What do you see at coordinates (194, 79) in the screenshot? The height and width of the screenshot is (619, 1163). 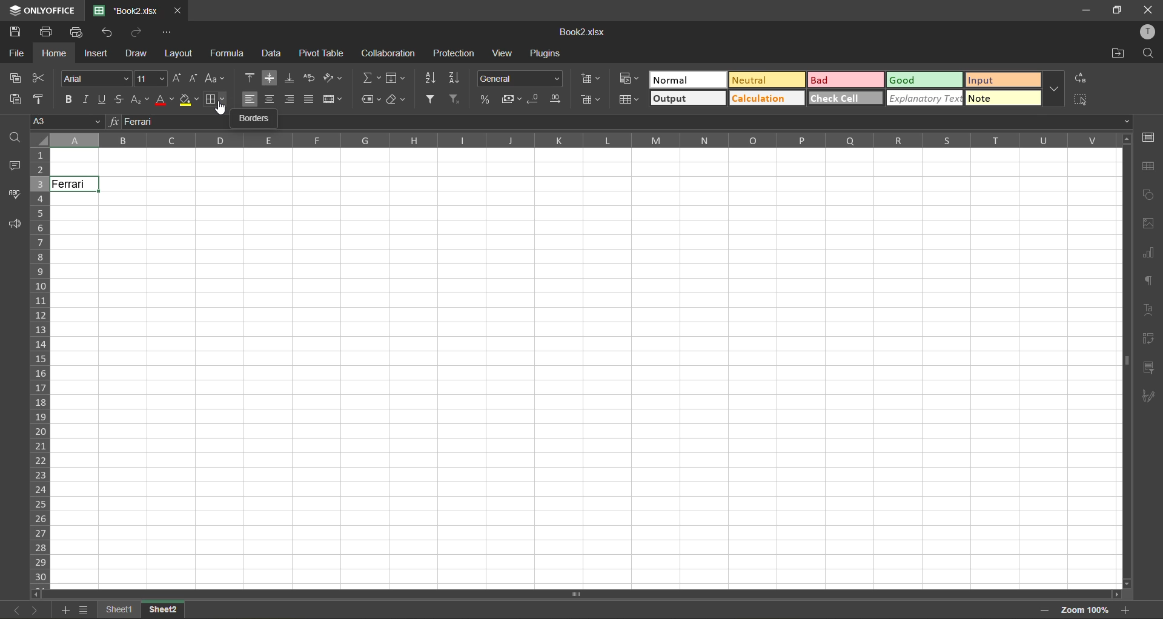 I see `decrement size` at bounding box center [194, 79].